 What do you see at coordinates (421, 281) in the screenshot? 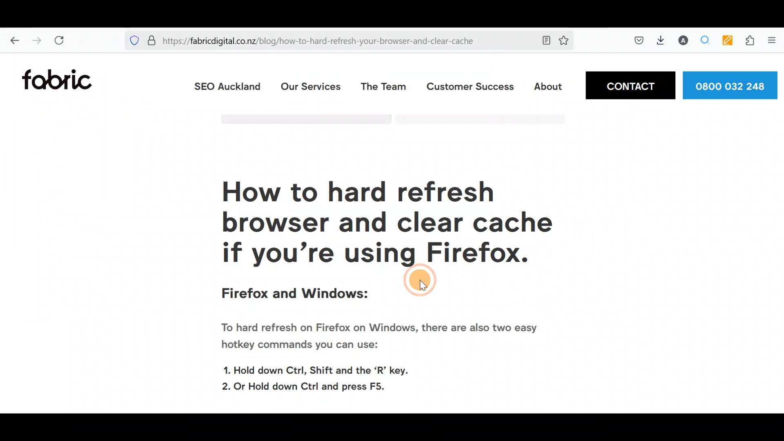
I see `cursor` at bounding box center [421, 281].